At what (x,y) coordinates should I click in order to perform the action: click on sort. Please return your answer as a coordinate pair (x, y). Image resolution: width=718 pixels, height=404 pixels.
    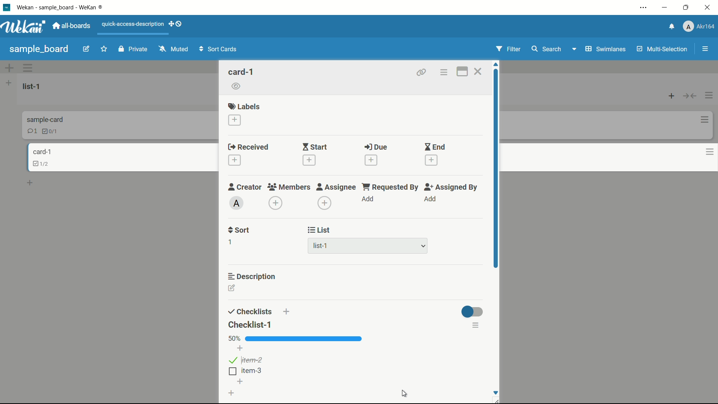
    Looking at the image, I should click on (239, 230).